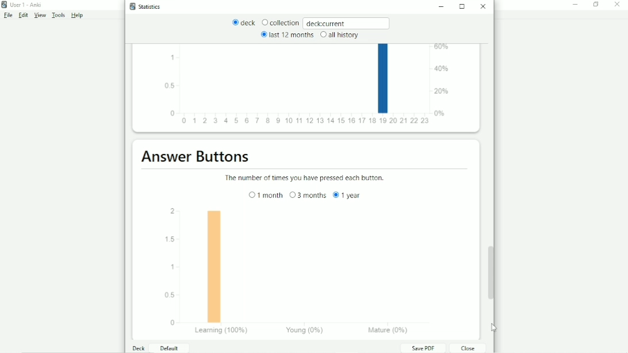 The width and height of the screenshot is (628, 353). What do you see at coordinates (596, 5) in the screenshot?
I see `Restore down` at bounding box center [596, 5].